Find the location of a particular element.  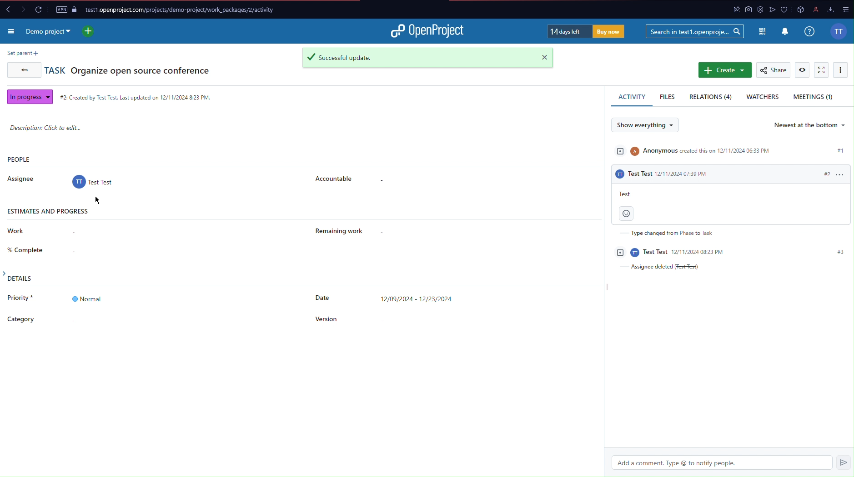

Cirspr is located at coordinates (98, 199).